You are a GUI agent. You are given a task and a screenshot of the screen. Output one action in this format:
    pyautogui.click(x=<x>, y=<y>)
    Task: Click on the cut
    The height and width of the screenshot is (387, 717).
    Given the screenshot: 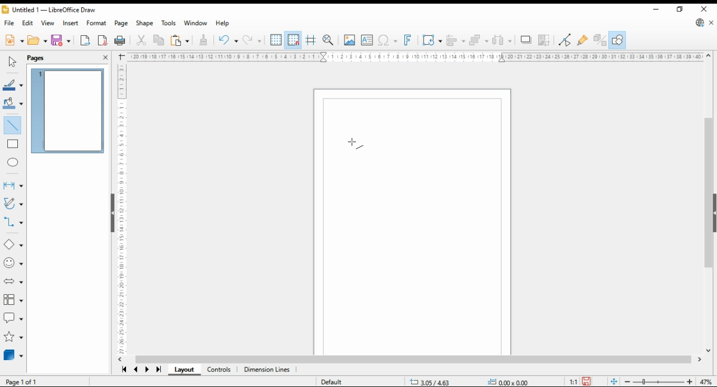 What is the action you would take?
    pyautogui.click(x=142, y=40)
    